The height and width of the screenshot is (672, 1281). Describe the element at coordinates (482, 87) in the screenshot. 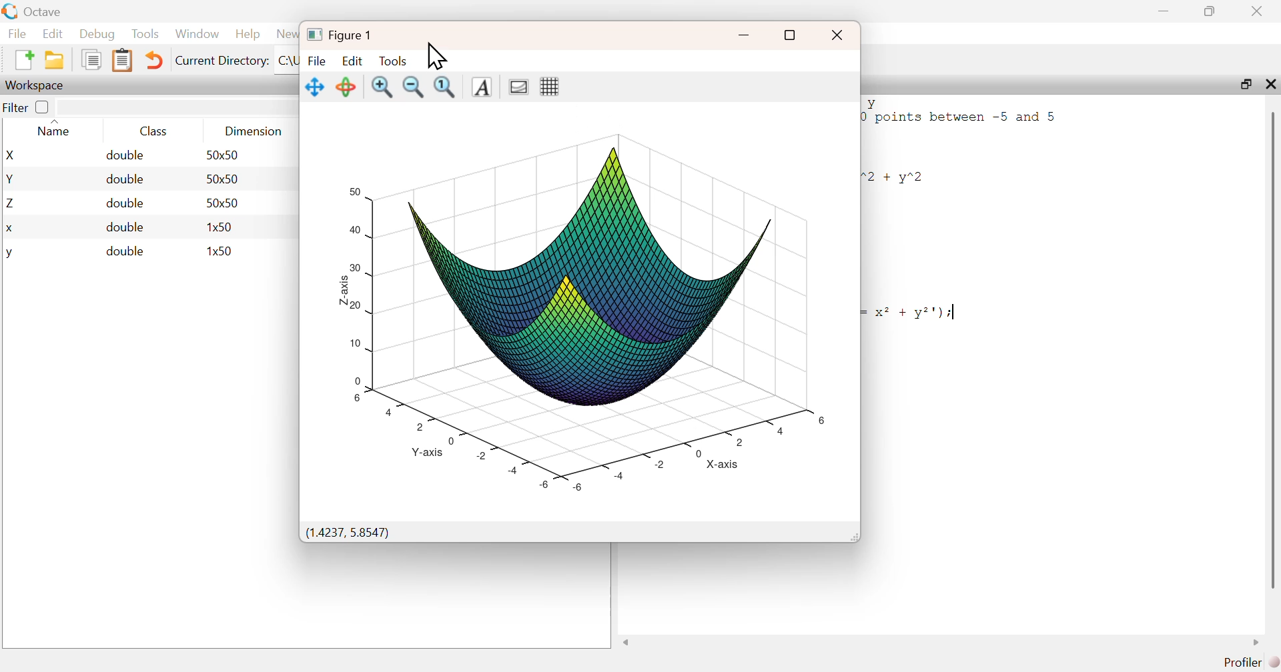

I see `Text` at that location.